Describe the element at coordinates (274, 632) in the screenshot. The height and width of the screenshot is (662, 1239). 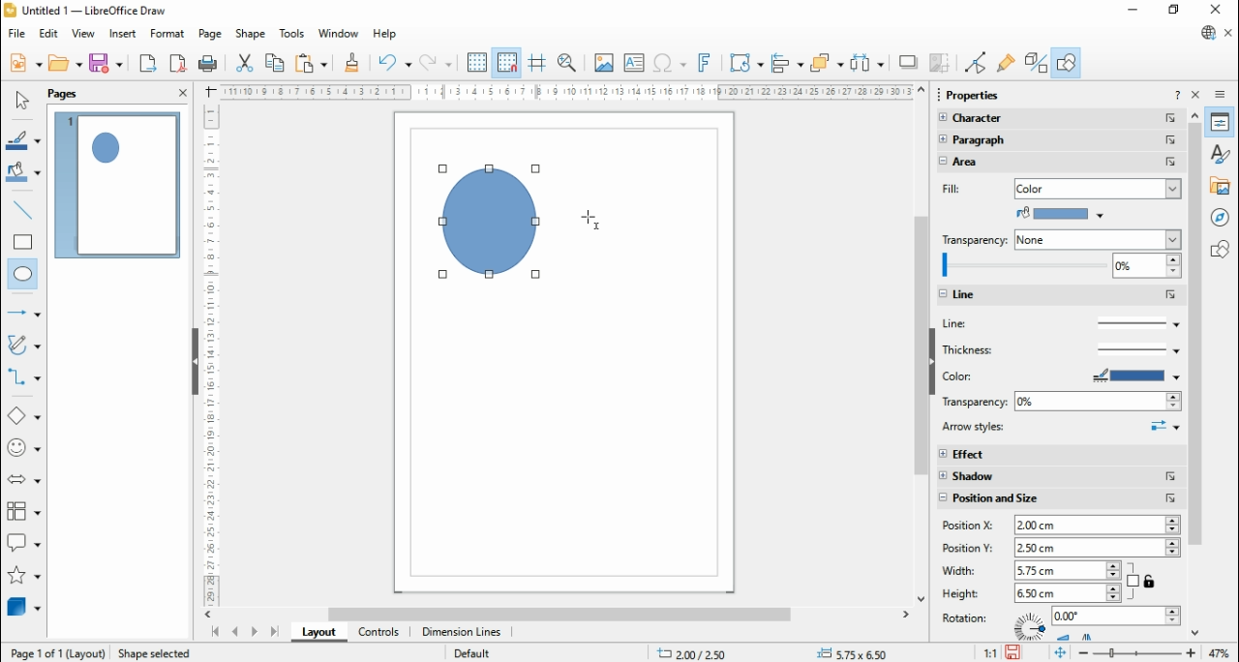
I see `last page` at that location.